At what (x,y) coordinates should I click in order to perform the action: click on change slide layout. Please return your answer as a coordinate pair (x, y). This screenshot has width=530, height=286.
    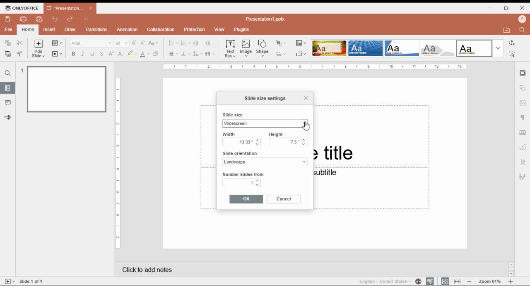
    Looking at the image, I should click on (57, 43).